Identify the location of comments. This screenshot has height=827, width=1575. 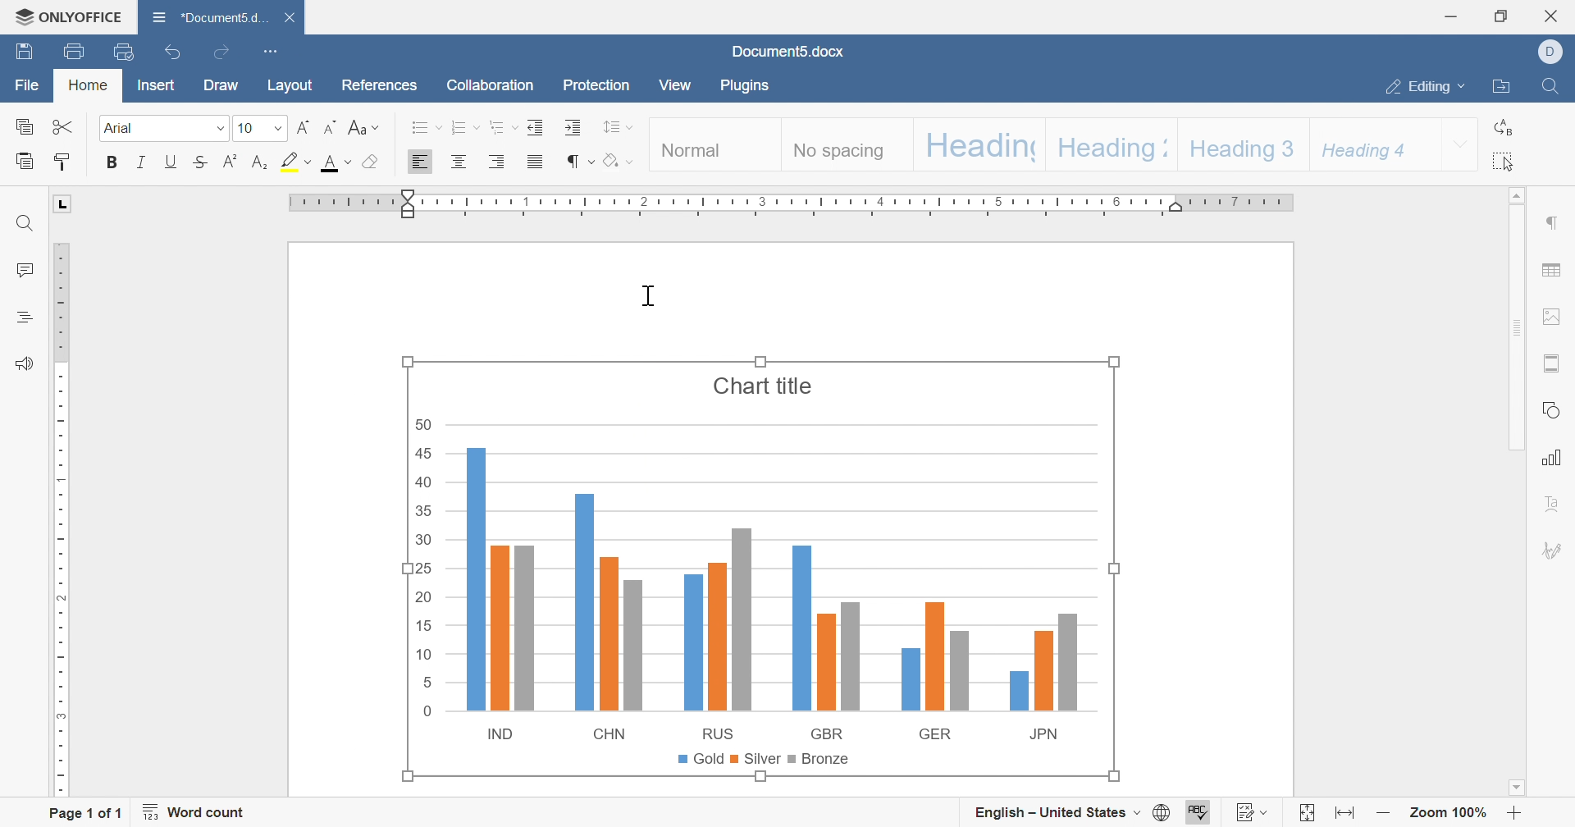
(25, 268).